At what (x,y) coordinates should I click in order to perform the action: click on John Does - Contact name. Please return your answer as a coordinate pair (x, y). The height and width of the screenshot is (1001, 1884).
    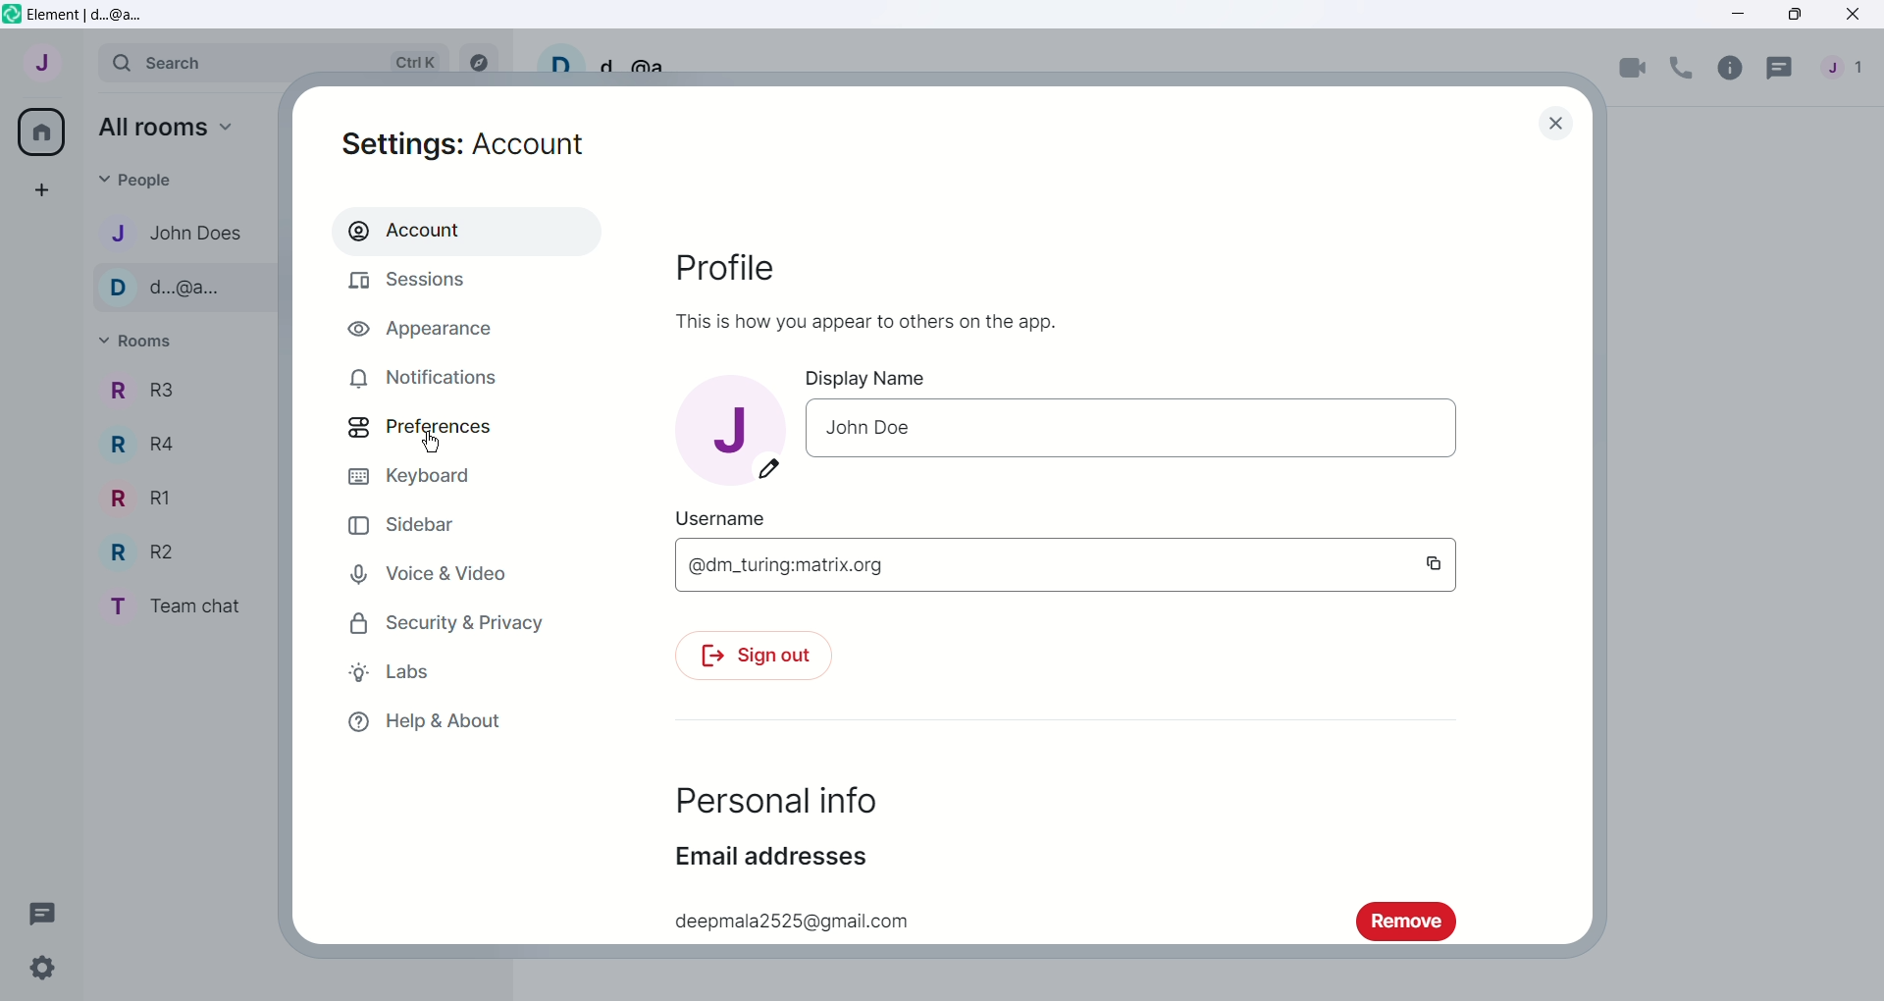
    Looking at the image, I should click on (186, 234).